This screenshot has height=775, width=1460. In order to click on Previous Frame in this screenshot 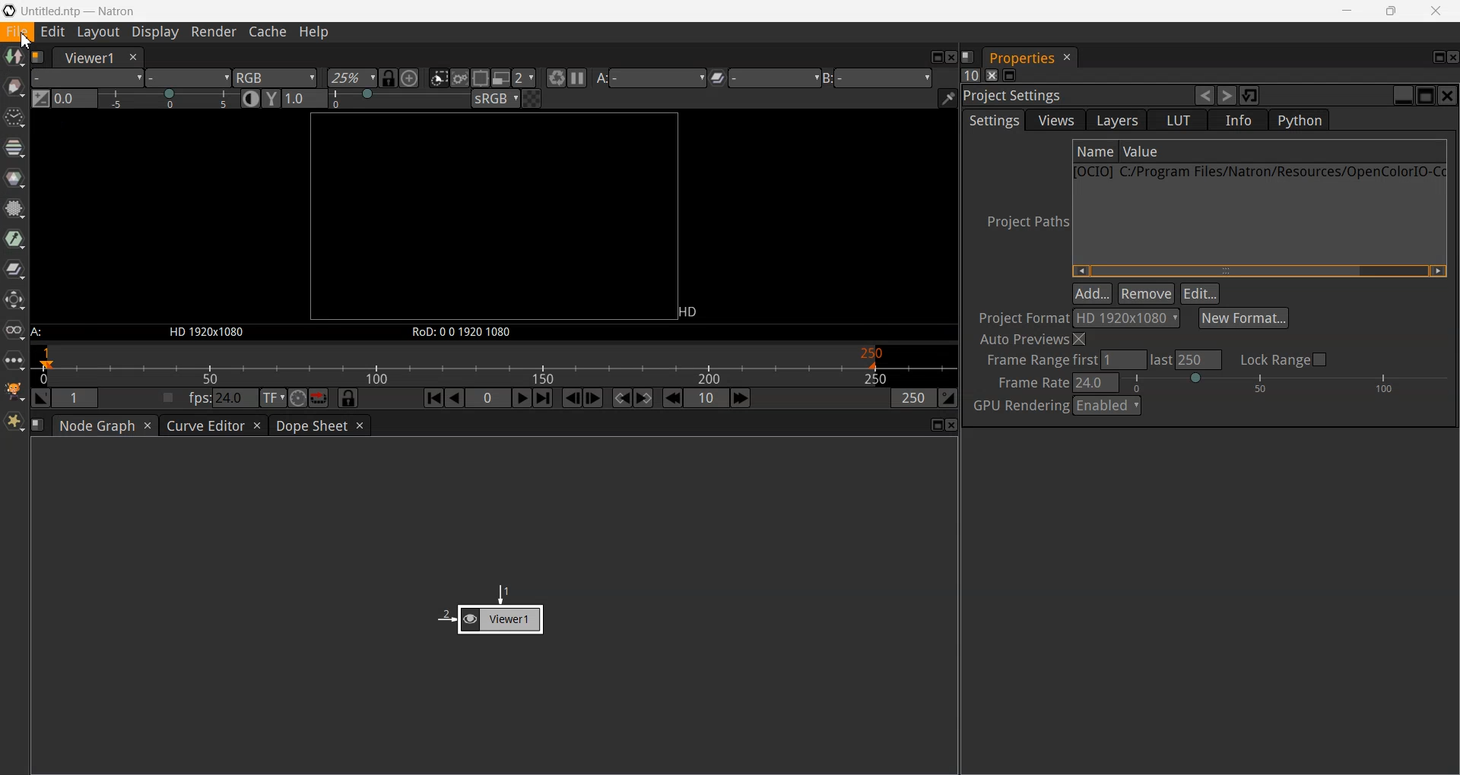, I will do `click(573, 398)`.